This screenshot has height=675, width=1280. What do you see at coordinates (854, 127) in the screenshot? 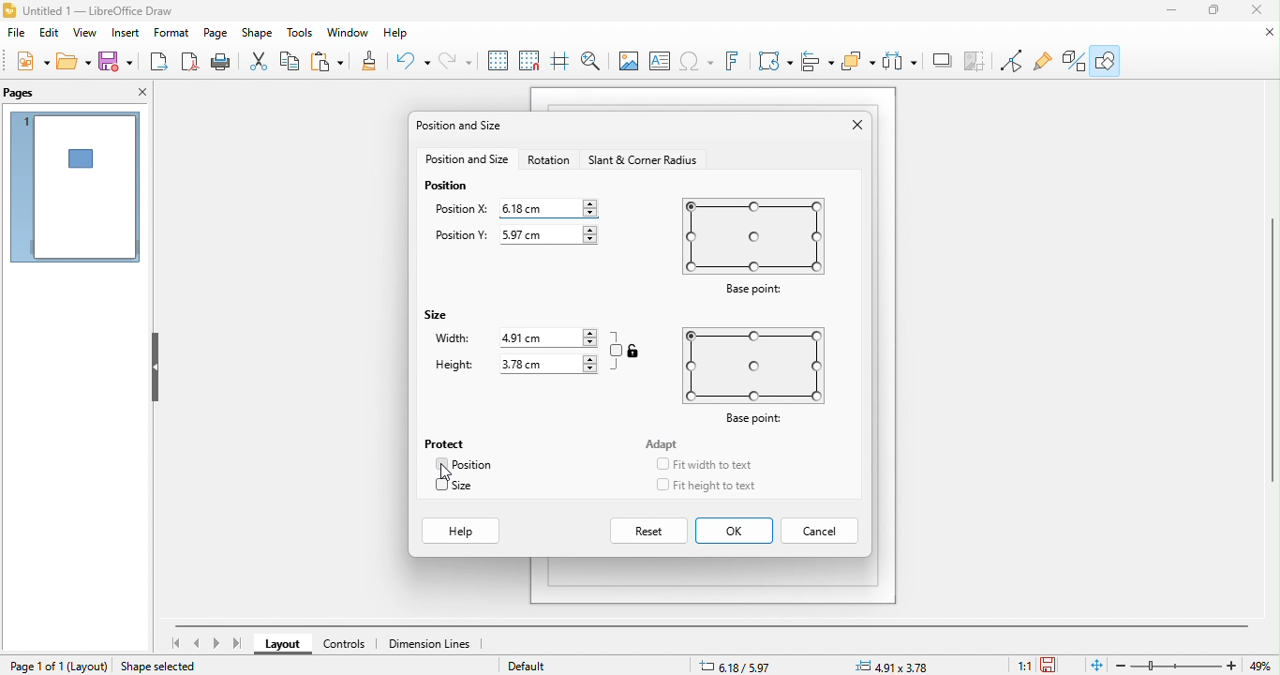
I see `close` at bounding box center [854, 127].